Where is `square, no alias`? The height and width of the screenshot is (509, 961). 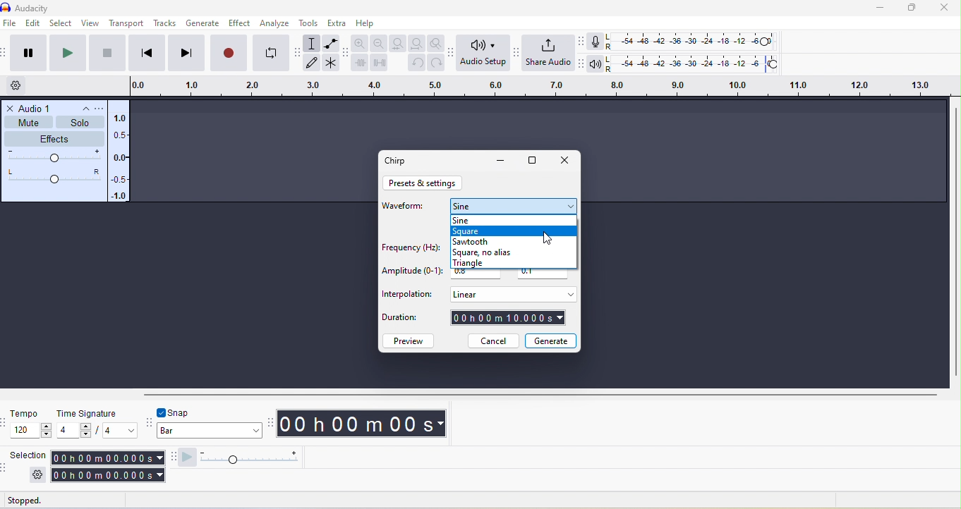
square, no alias is located at coordinates (492, 252).